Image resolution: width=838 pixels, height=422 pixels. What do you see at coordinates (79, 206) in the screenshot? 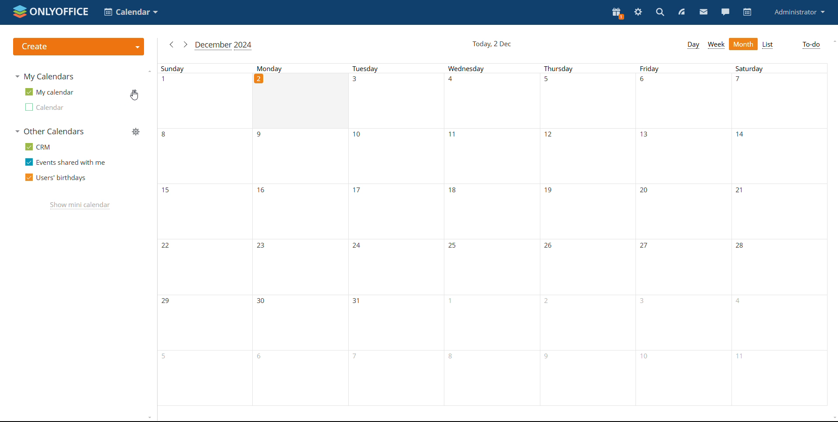
I see `show mini calendar` at bounding box center [79, 206].